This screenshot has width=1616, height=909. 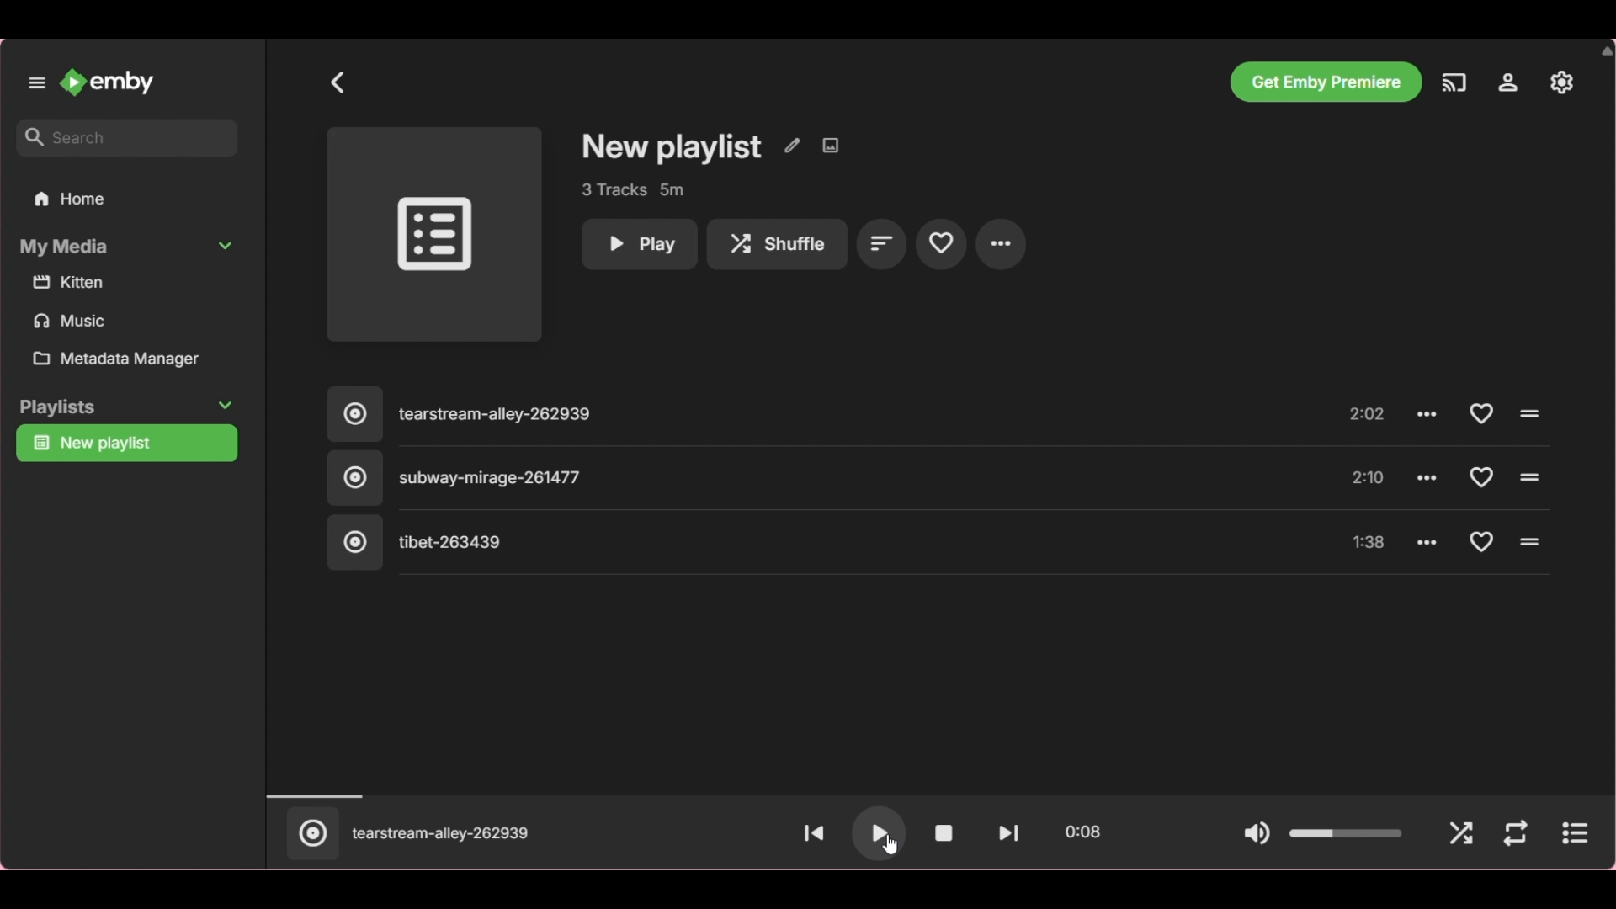 I want to click on Mute, so click(x=1257, y=835).